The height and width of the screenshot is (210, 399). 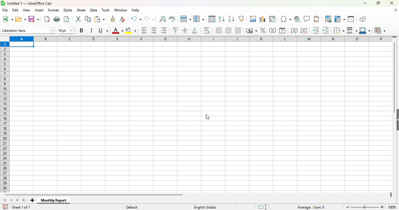 I want to click on edit, so click(x=15, y=10).